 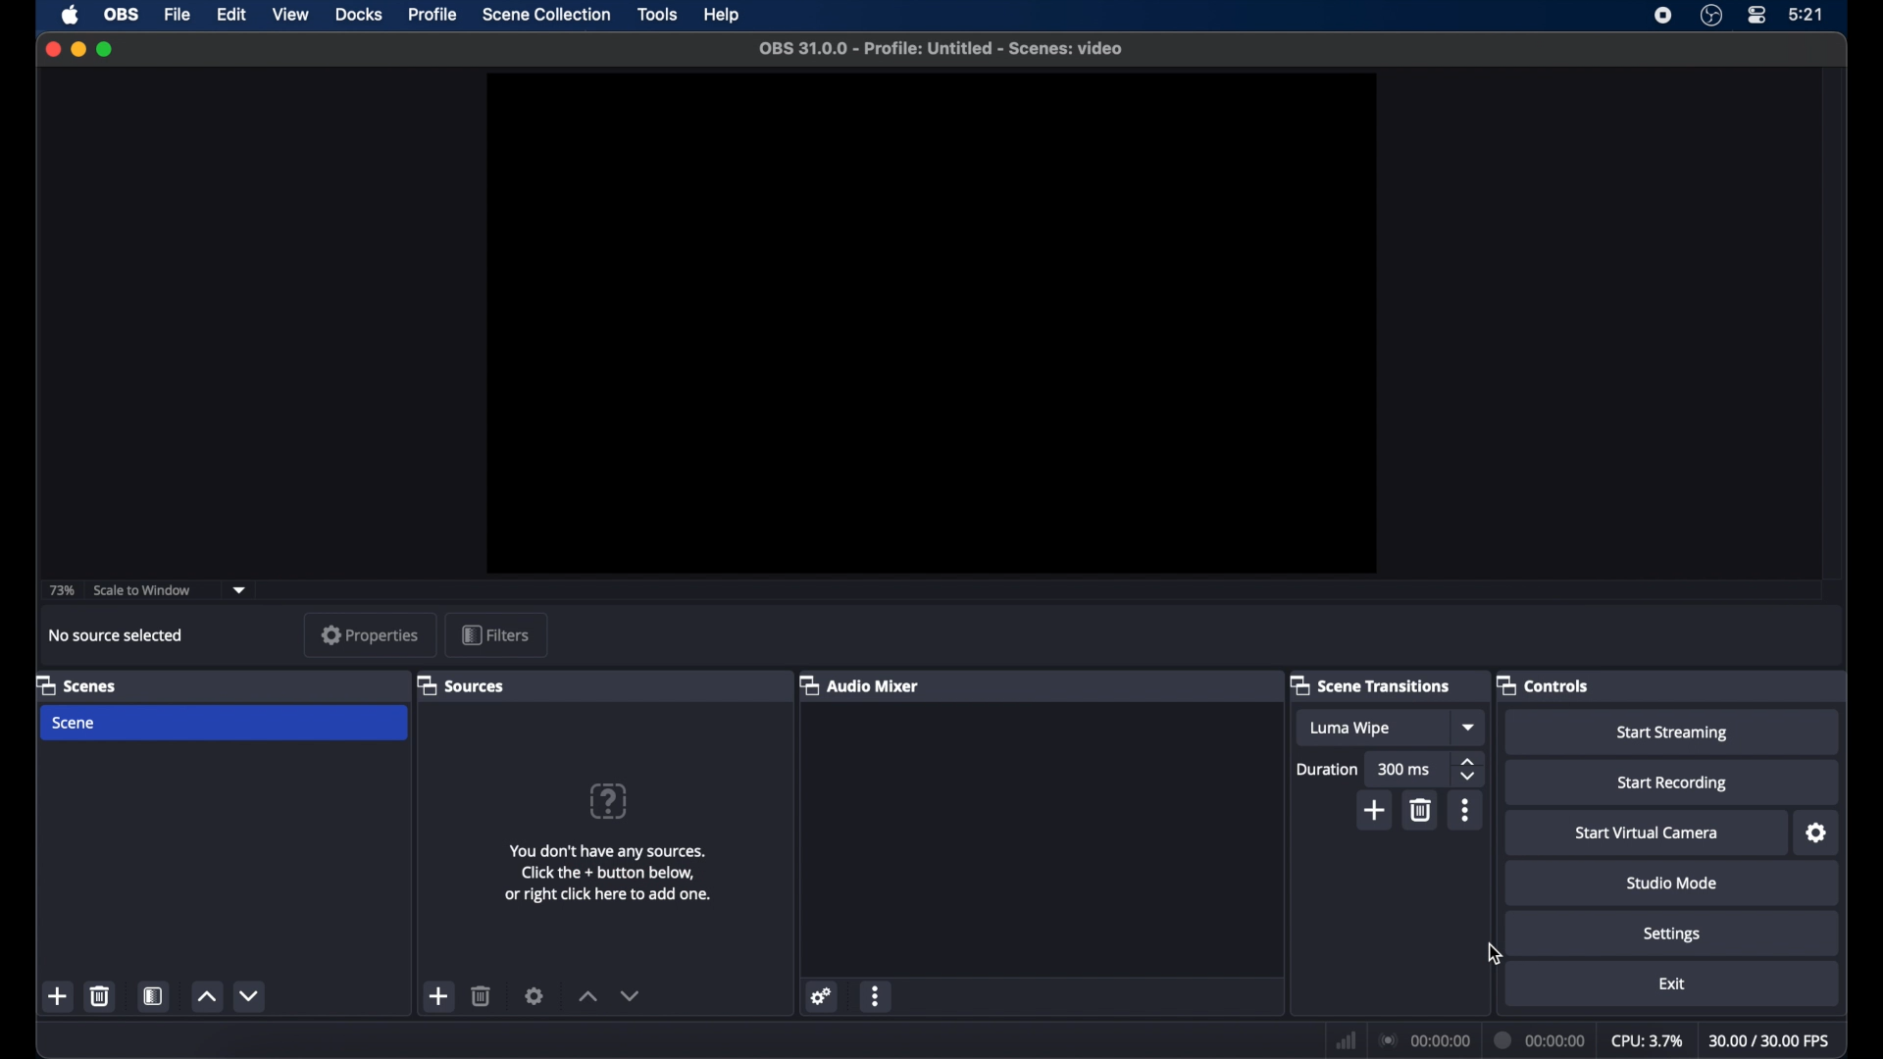 I want to click on edit, so click(x=230, y=16).